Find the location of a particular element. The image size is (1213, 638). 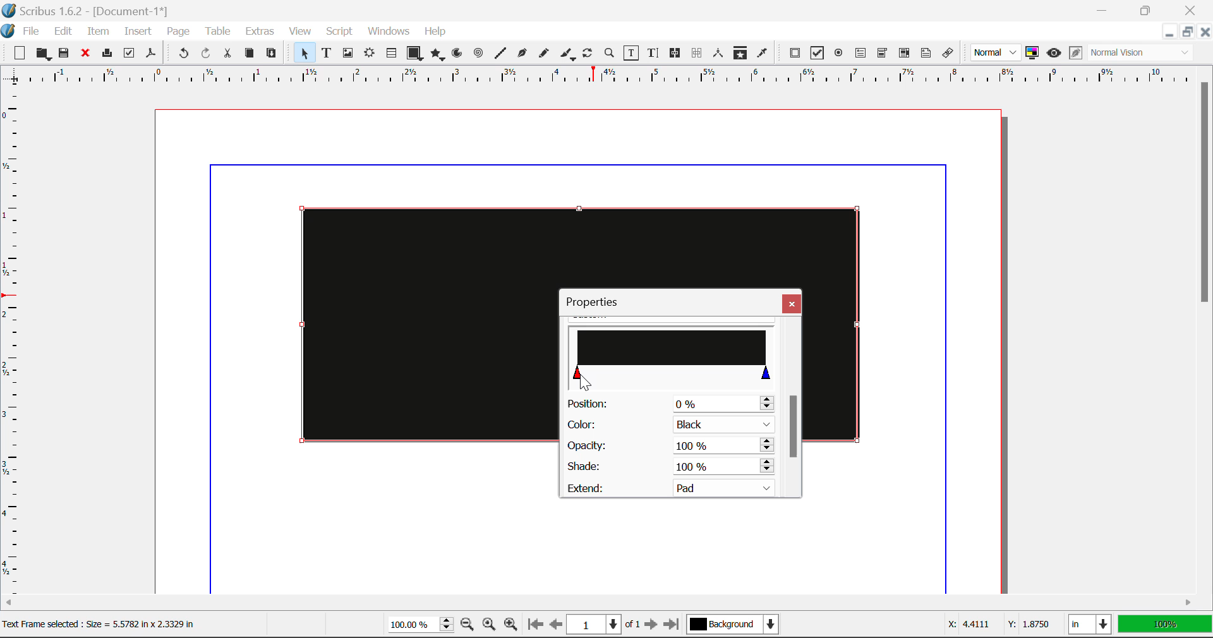

Line is located at coordinates (500, 54).